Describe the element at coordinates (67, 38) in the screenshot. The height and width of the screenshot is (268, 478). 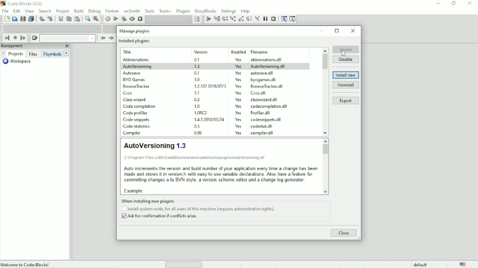
I see `Drop down` at that location.